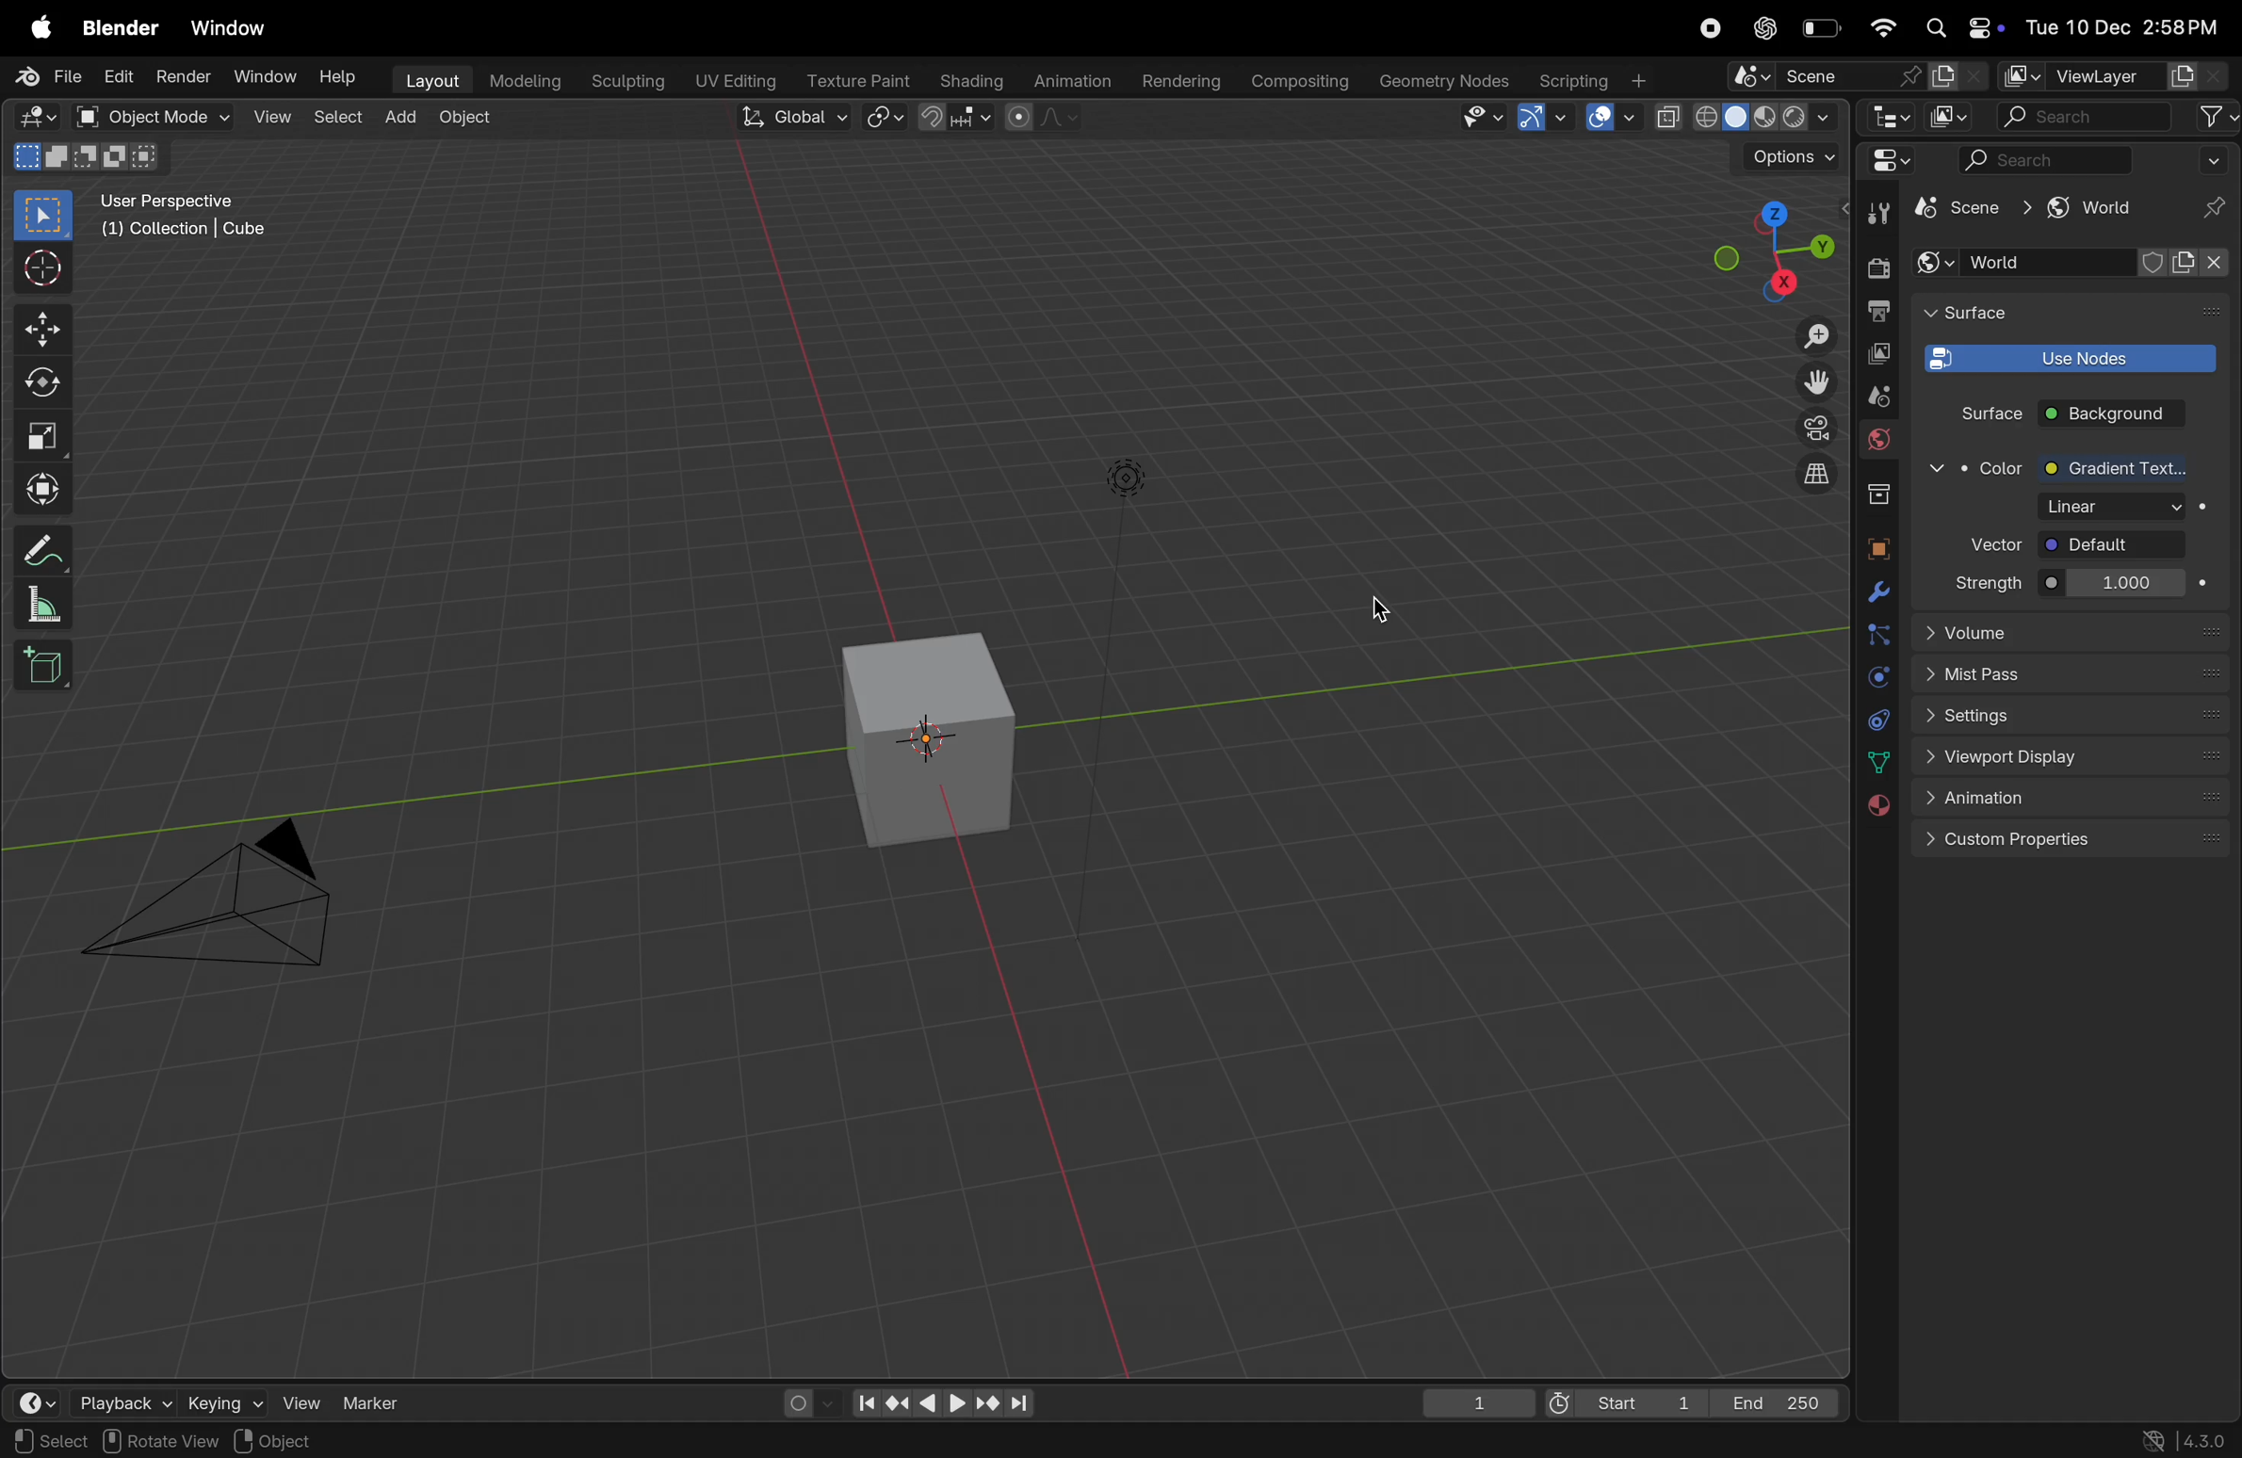 Image resolution: width=2242 pixels, height=1458 pixels. I want to click on view shading, so click(1744, 119).